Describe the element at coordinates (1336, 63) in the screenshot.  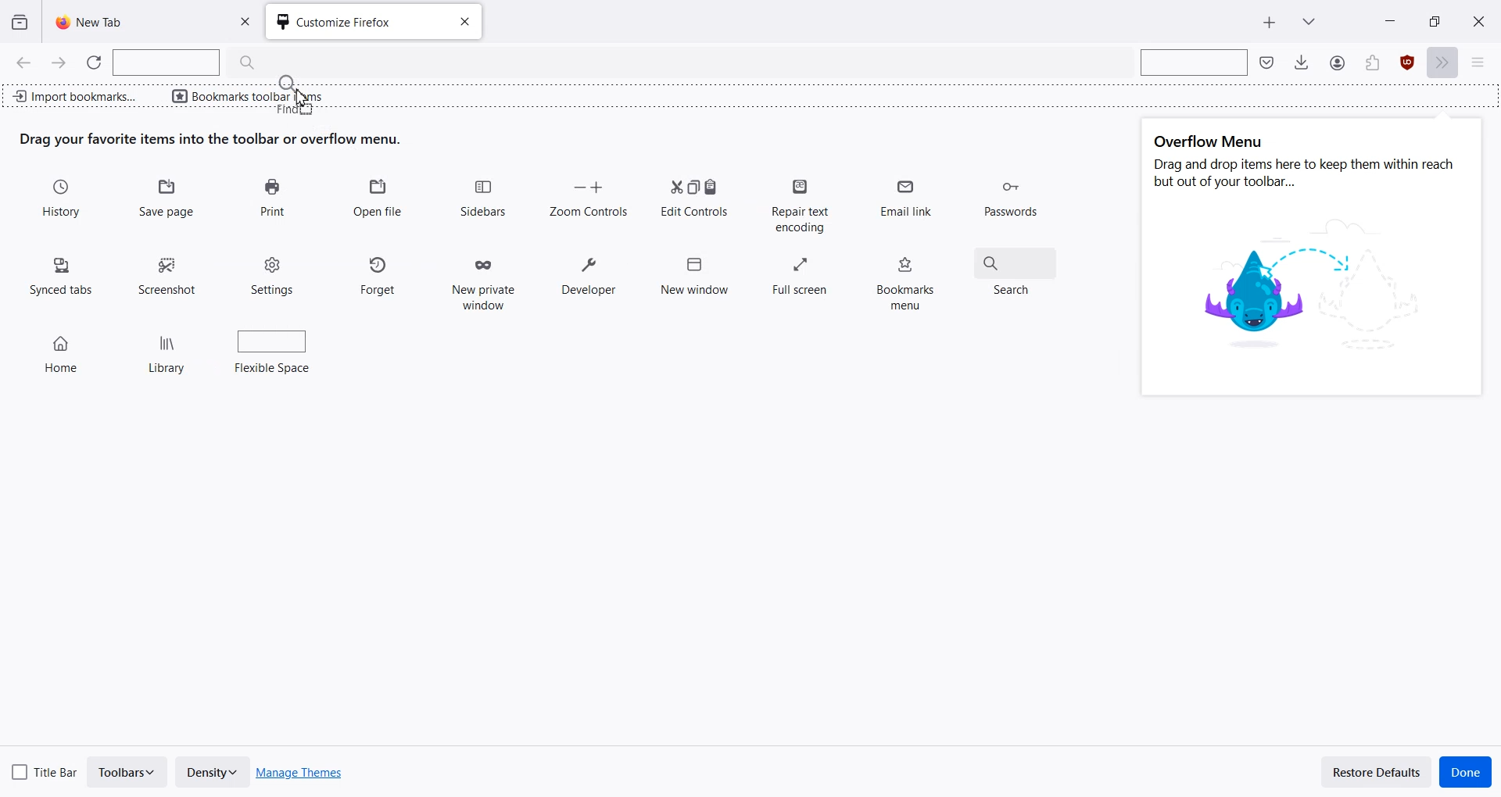
I see `Save to Pocket` at that location.